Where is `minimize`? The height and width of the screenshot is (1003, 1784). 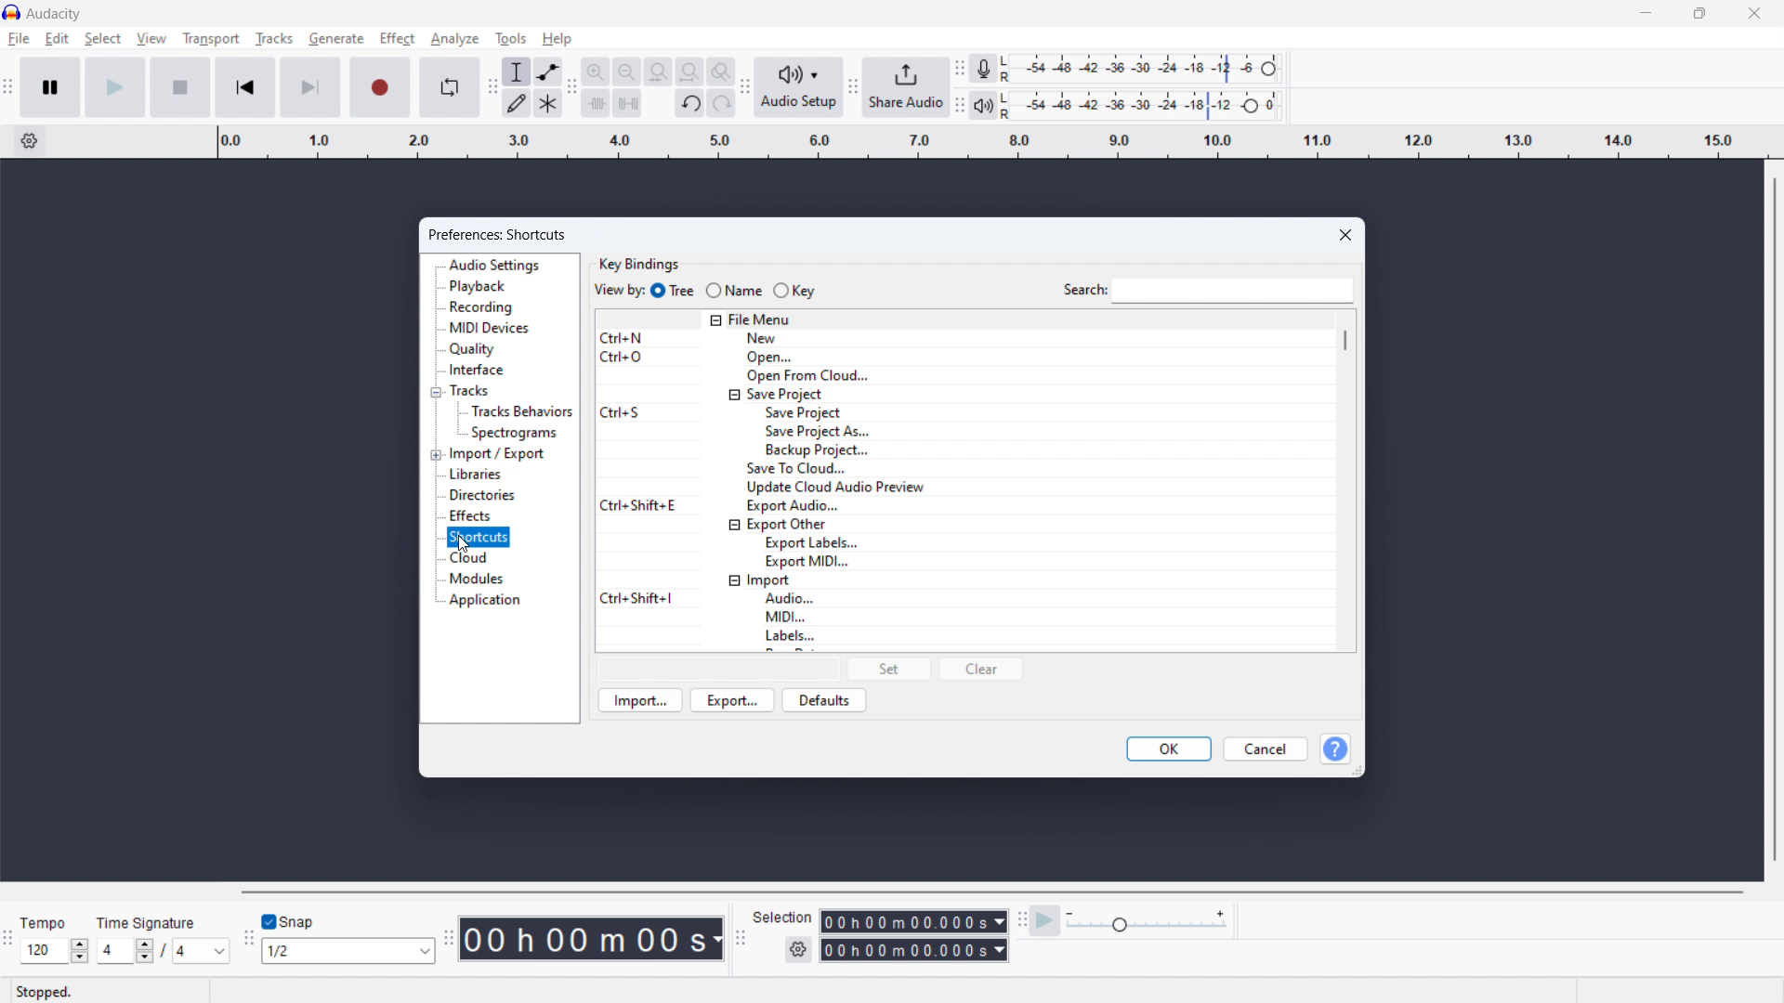 minimize is located at coordinates (1643, 14).